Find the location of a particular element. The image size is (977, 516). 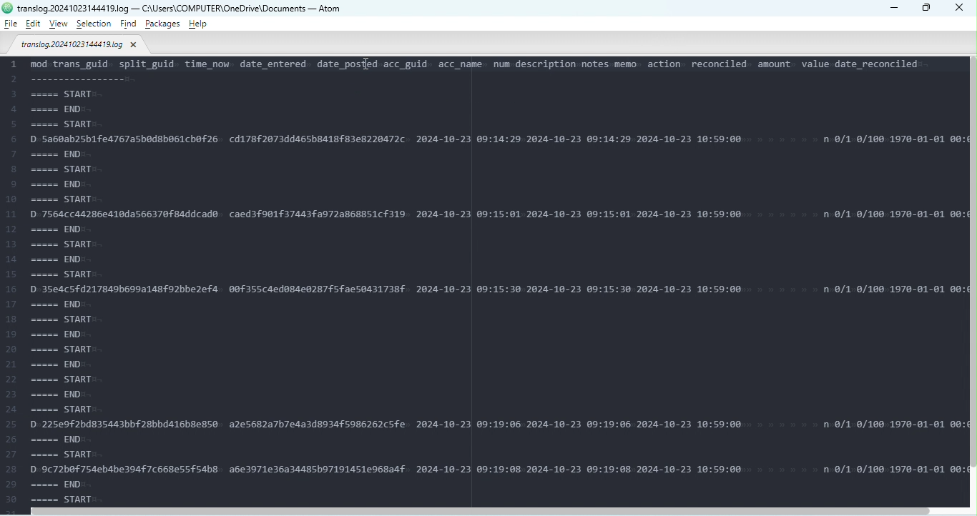

Help is located at coordinates (197, 24).